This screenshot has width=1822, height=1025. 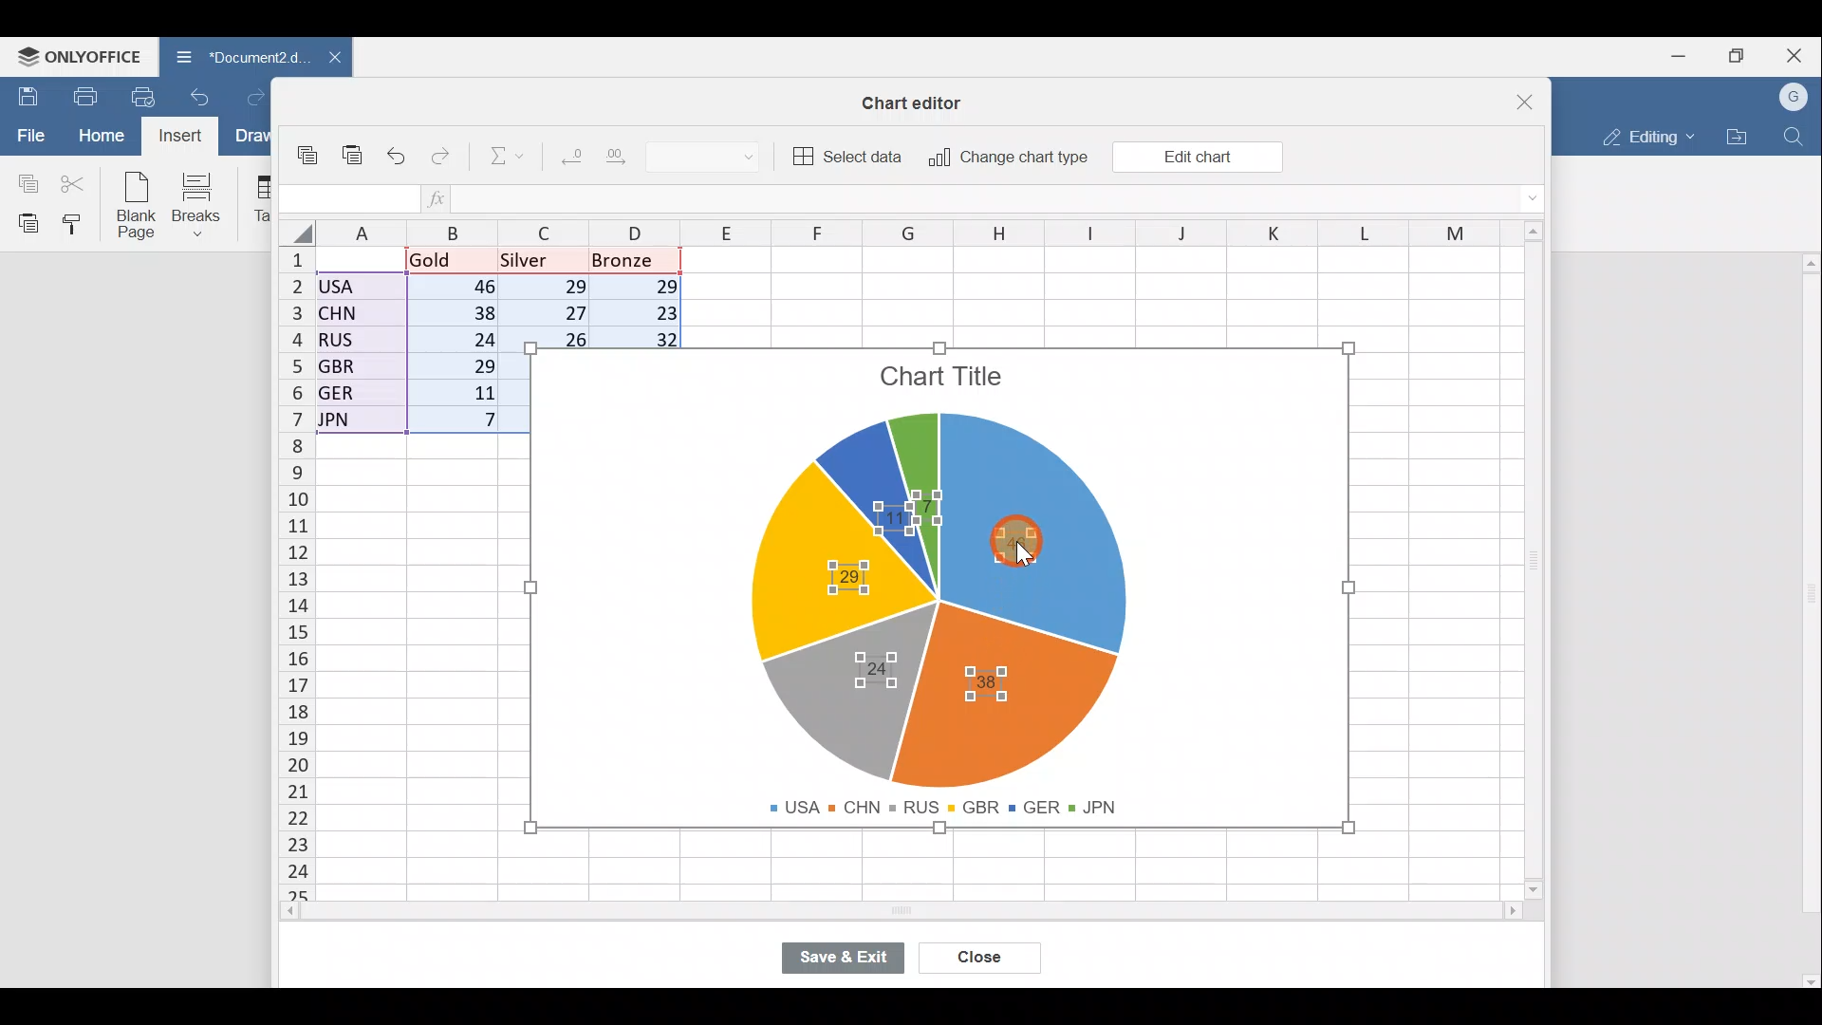 I want to click on Redo, so click(x=263, y=99).